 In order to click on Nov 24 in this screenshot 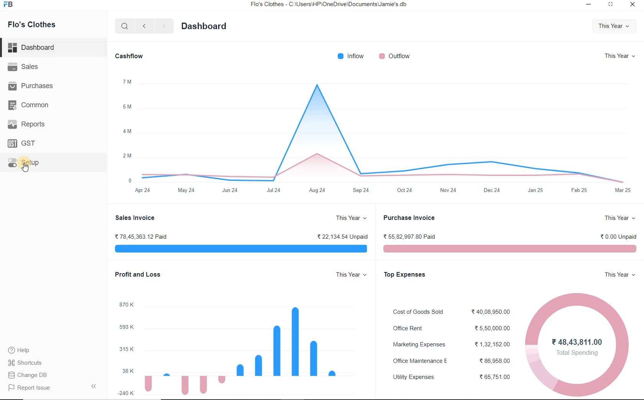, I will do `click(450, 191)`.